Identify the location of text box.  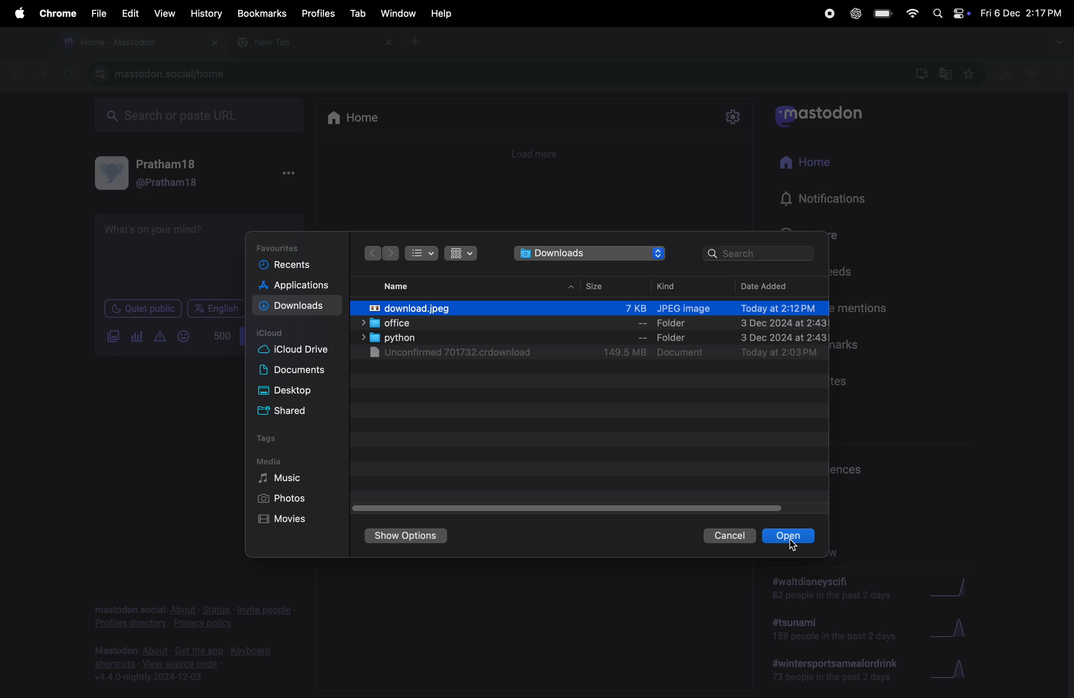
(164, 254).